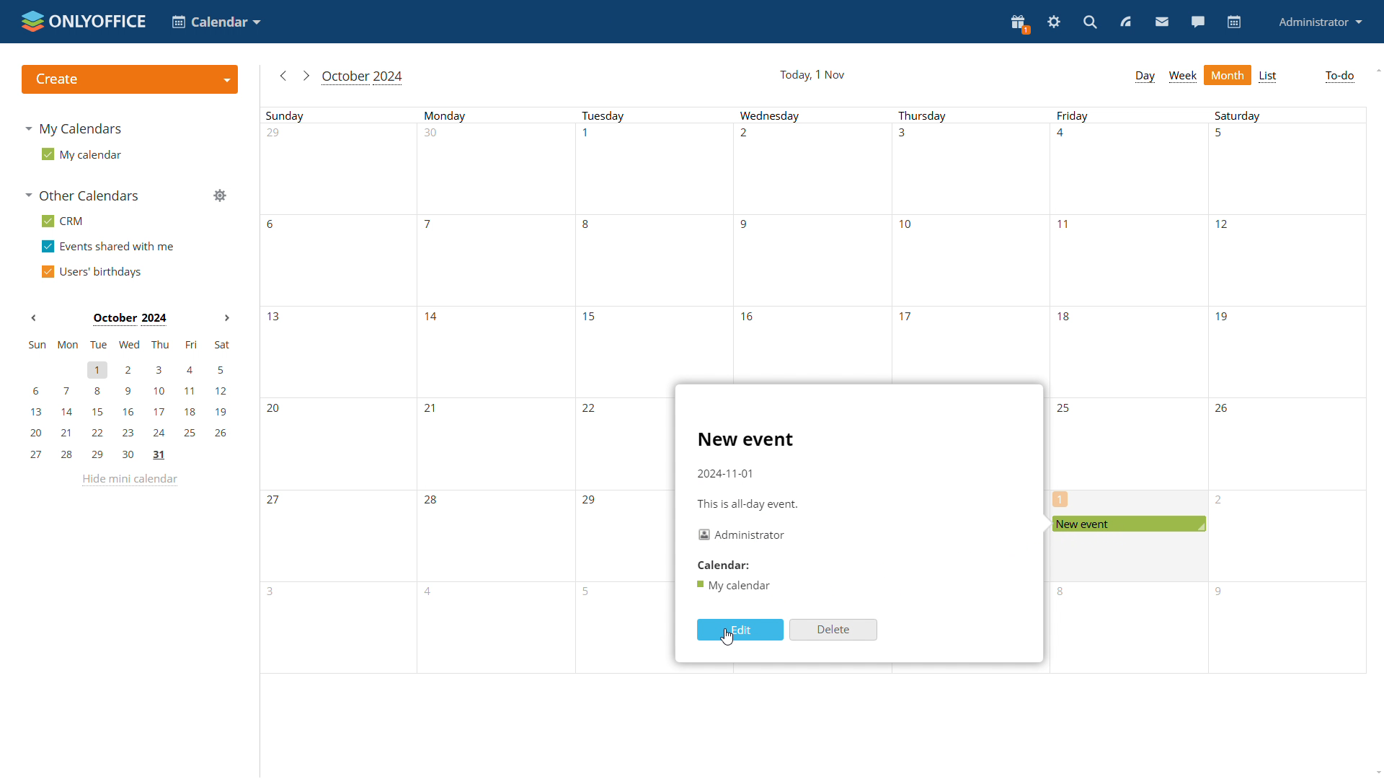 This screenshot has width=1384, height=779. Describe the element at coordinates (110, 247) in the screenshot. I see `events shared with me` at that location.